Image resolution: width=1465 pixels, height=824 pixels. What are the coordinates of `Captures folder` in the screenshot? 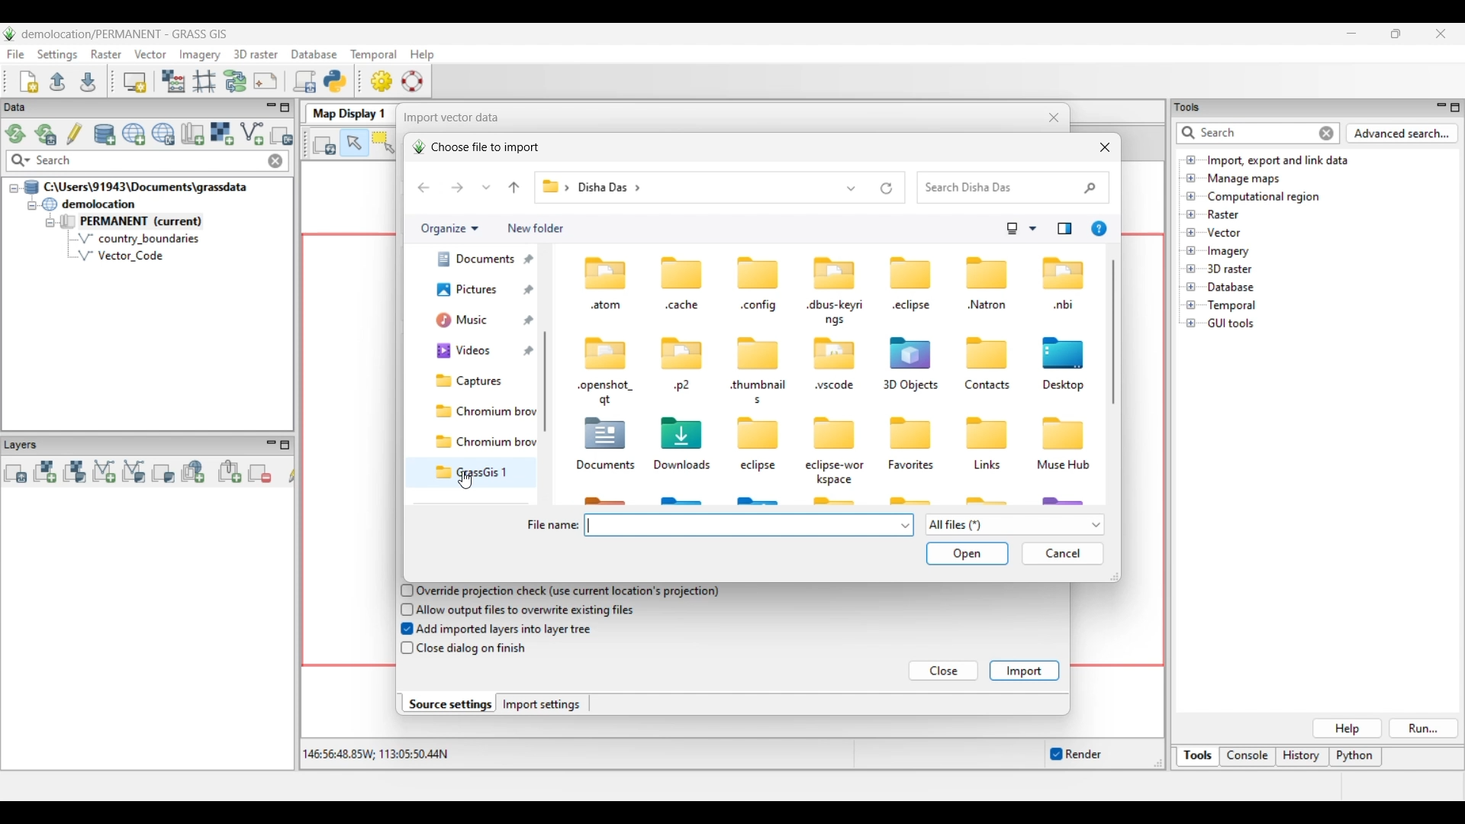 It's located at (480, 381).